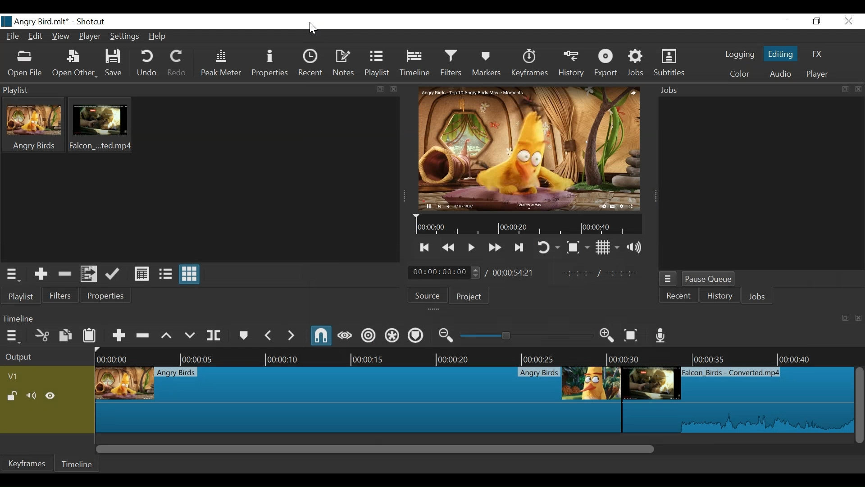 This screenshot has height=487, width=865. Describe the element at coordinates (269, 336) in the screenshot. I see `Previous Marker` at that location.